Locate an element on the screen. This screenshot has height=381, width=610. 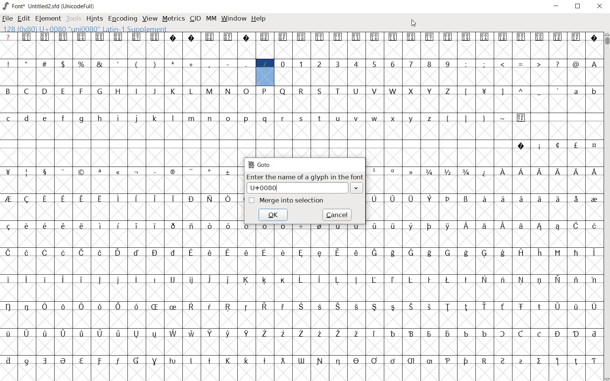
Merge into selection is located at coordinates (293, 201).